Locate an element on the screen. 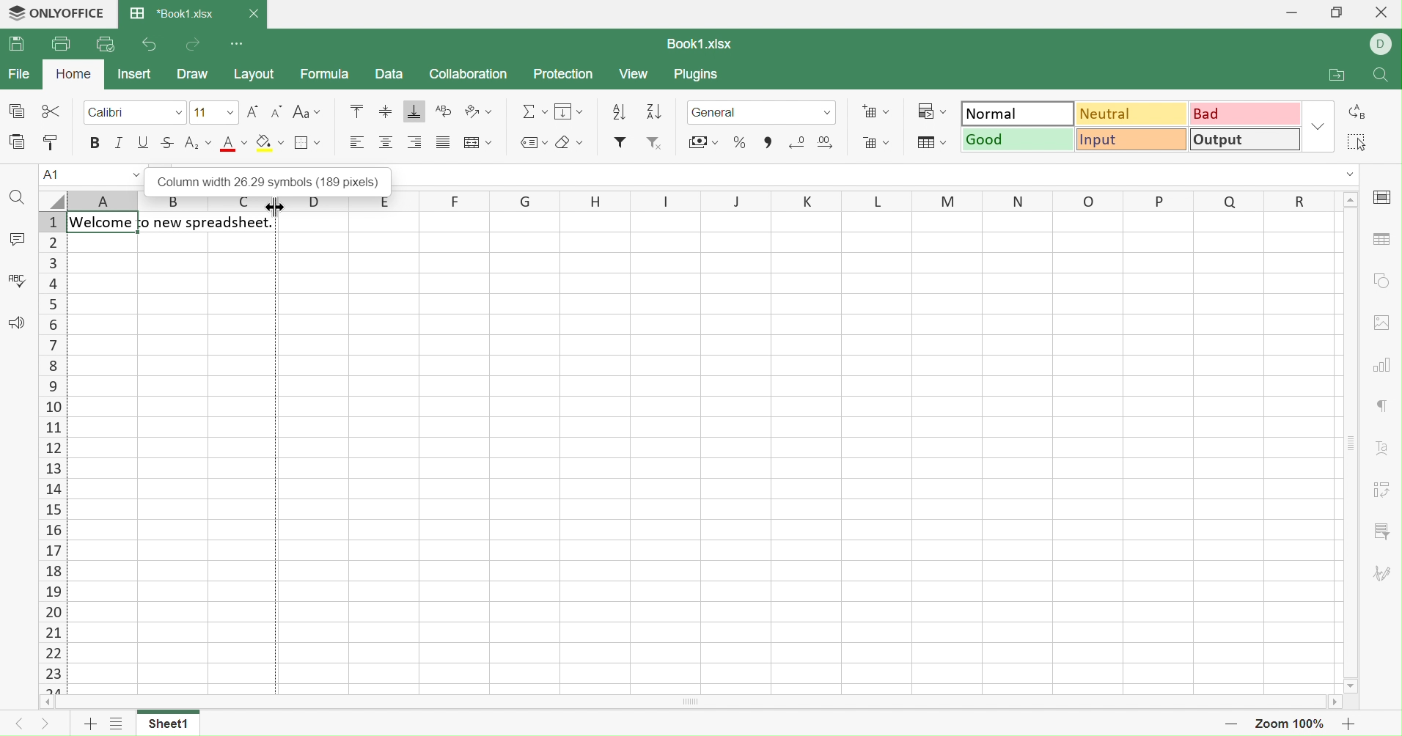  Data is located at coordinates (389, 75).